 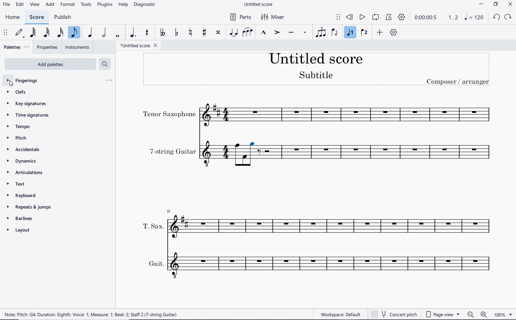 What do you see at coordinates (93, 314) in the screenshot?
I see `score description` at bounding box center [93, 314].